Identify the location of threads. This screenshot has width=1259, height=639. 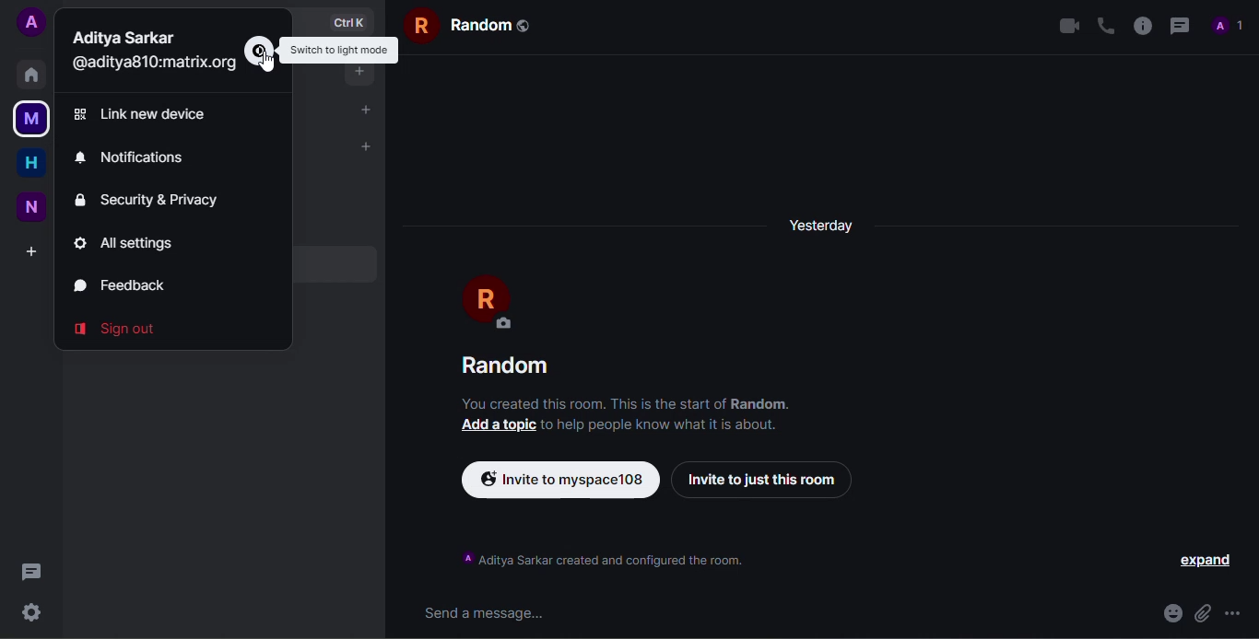
(1178, 23).